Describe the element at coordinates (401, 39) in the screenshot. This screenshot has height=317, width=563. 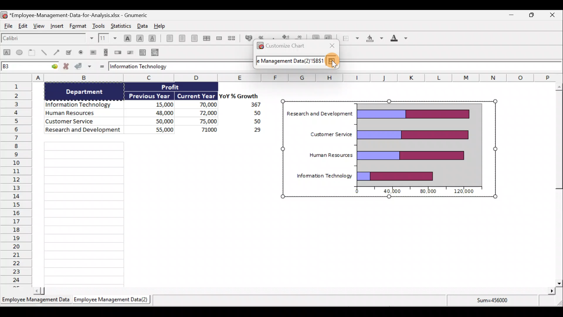
I see `Foreground` at that location.